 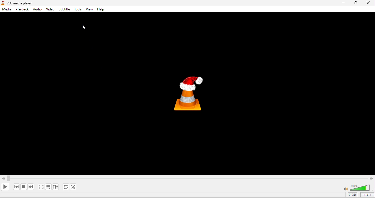 What do you see at coordinates (51, 9) in the screenshot?
I see `video` at bounding box center [51, 9].